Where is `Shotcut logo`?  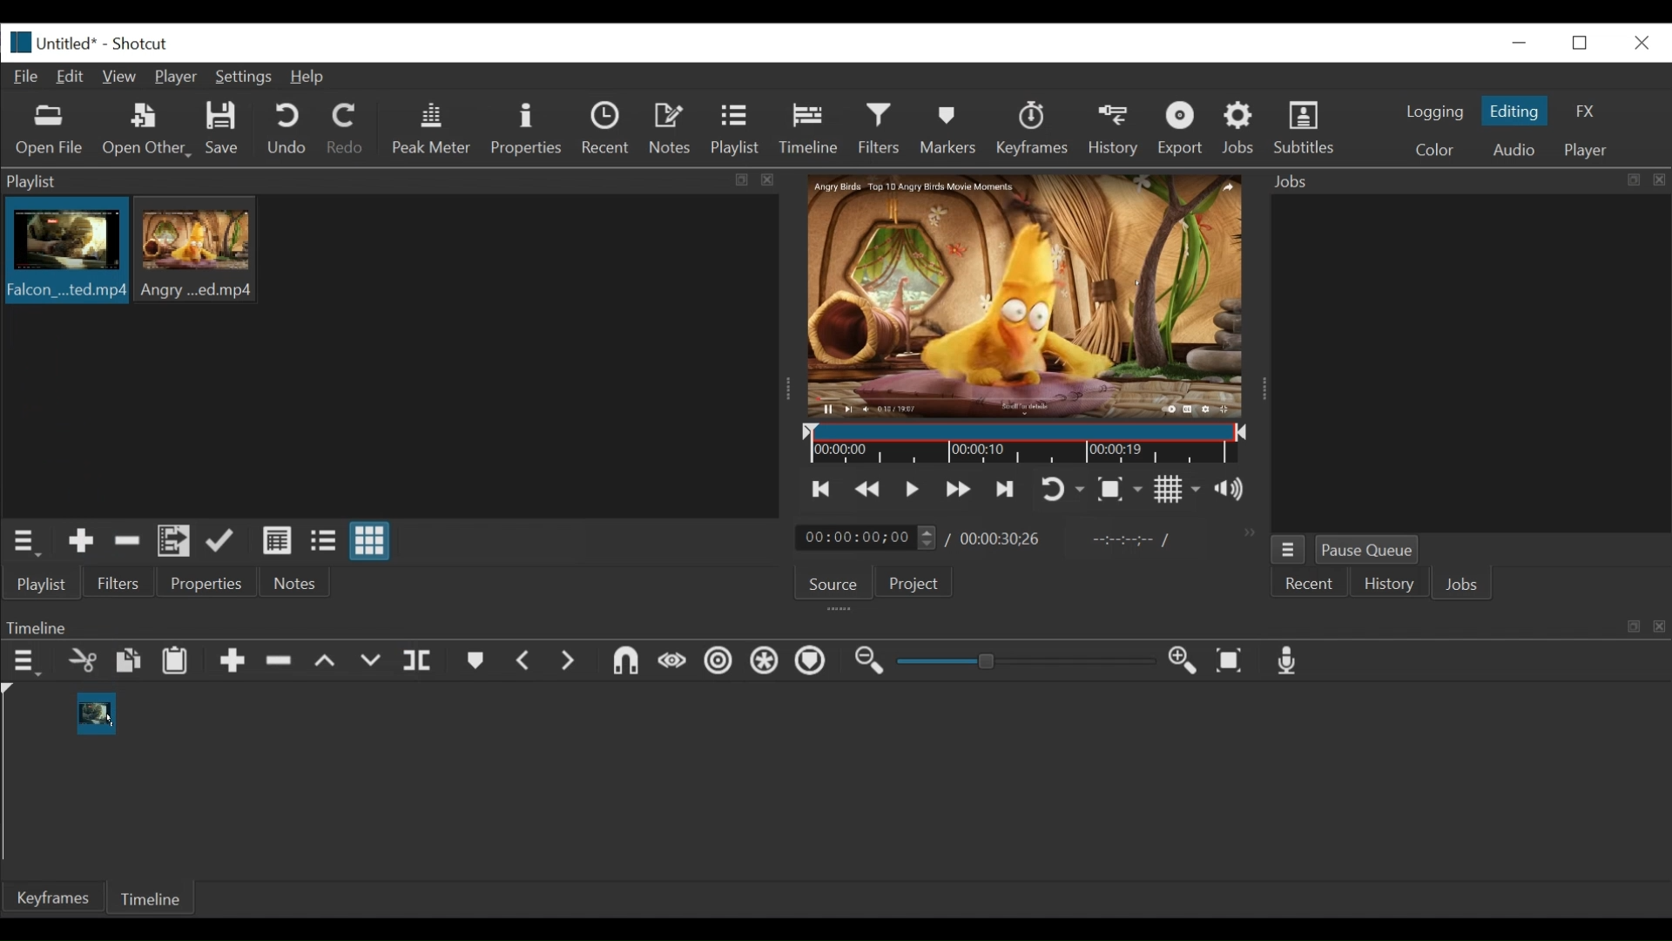 Shotcut logo is located at coordinates (17, 40).